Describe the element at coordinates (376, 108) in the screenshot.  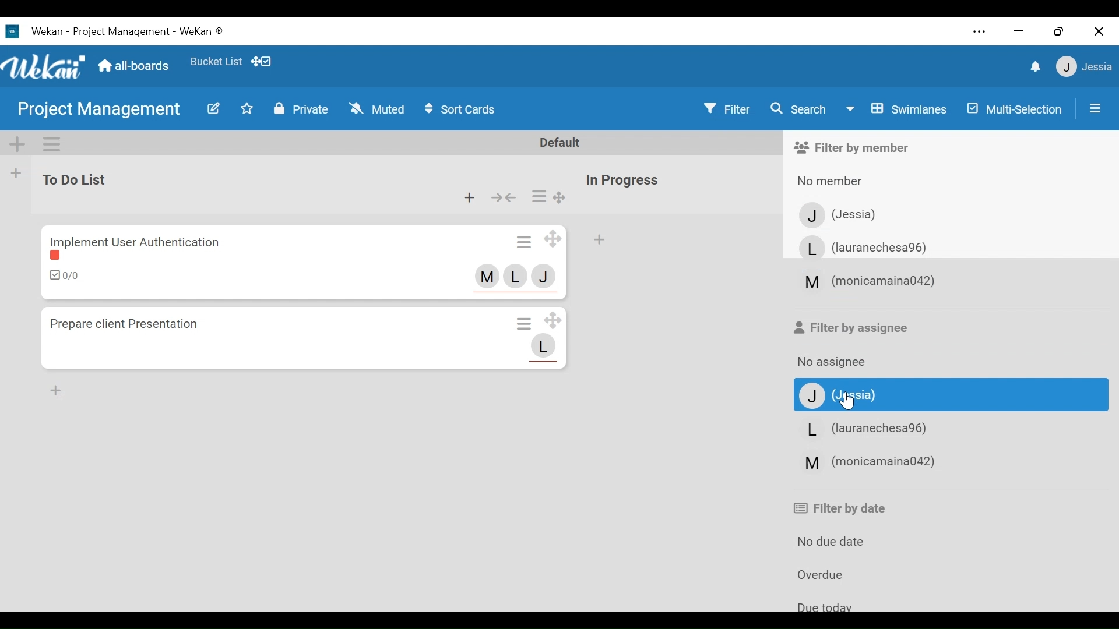
I see `Muted` at that location.